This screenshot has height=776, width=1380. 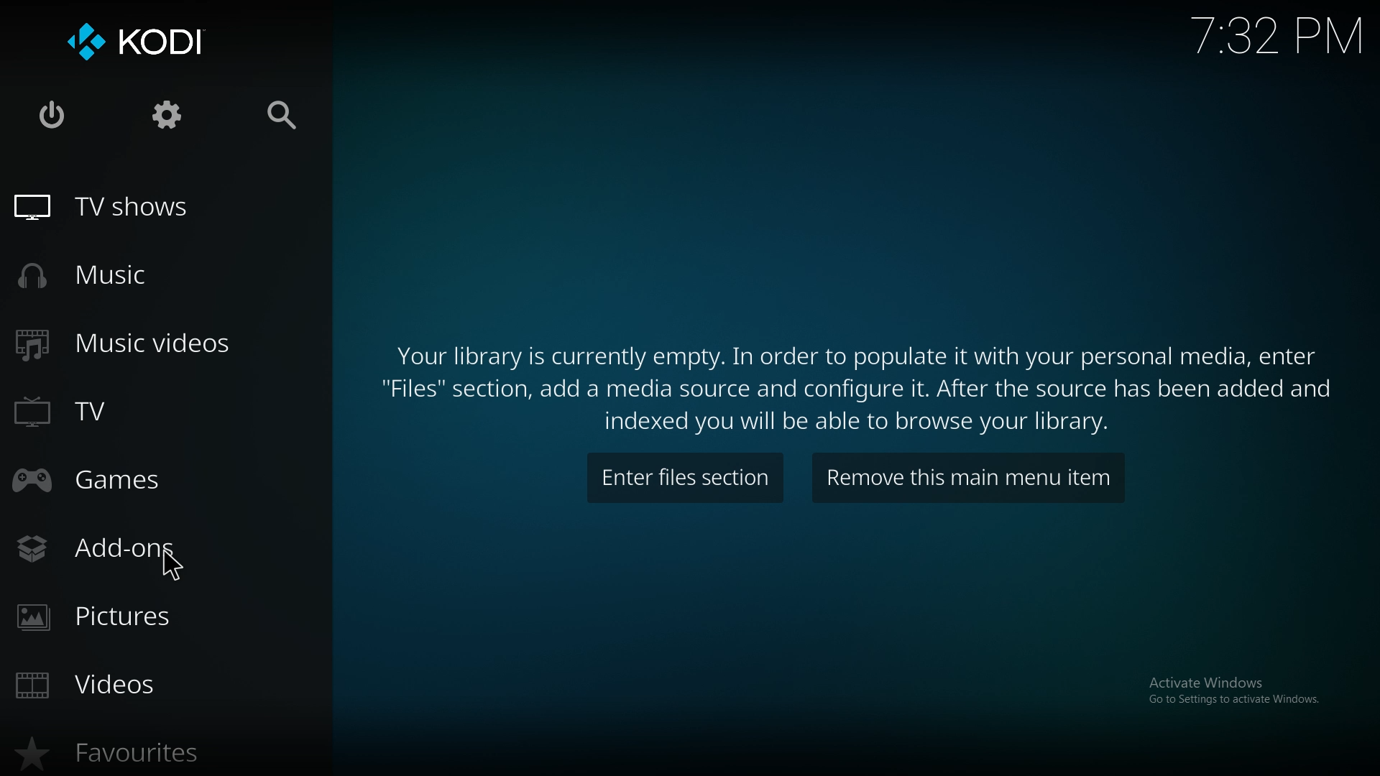 What do you see at coordinates (121, 685) in the screenshot?
I see `videos` at bounding box center [121, 685].